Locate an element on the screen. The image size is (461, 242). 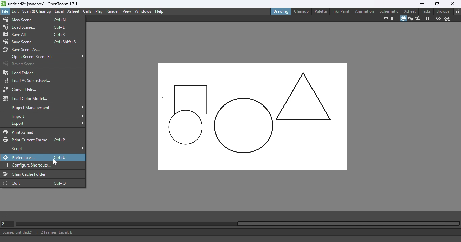
File is located at coordinates (5, 11).